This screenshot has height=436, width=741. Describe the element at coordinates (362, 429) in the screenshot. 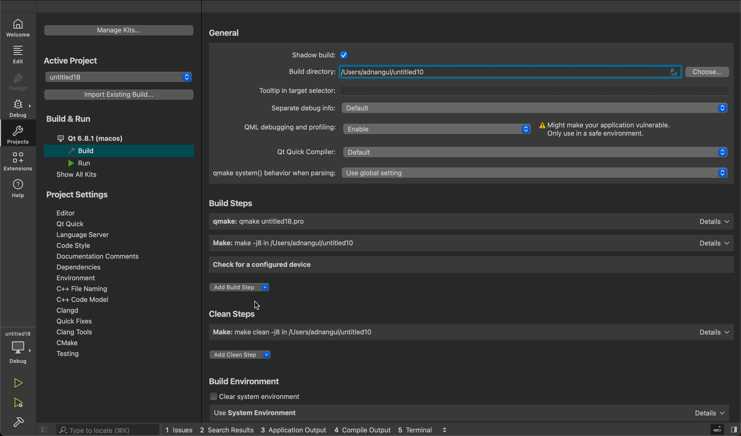

I see `4 Compile Output` at that location.